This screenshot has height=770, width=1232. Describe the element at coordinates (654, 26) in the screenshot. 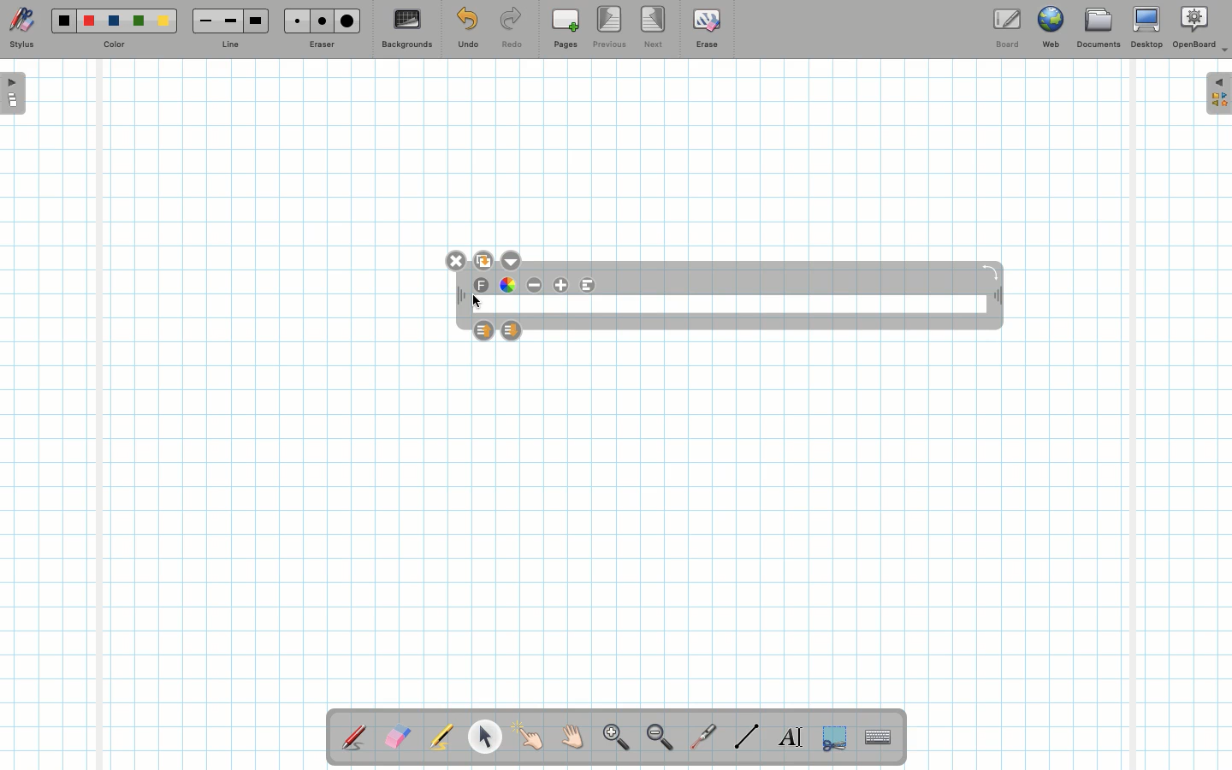

I see `Next` at that location.